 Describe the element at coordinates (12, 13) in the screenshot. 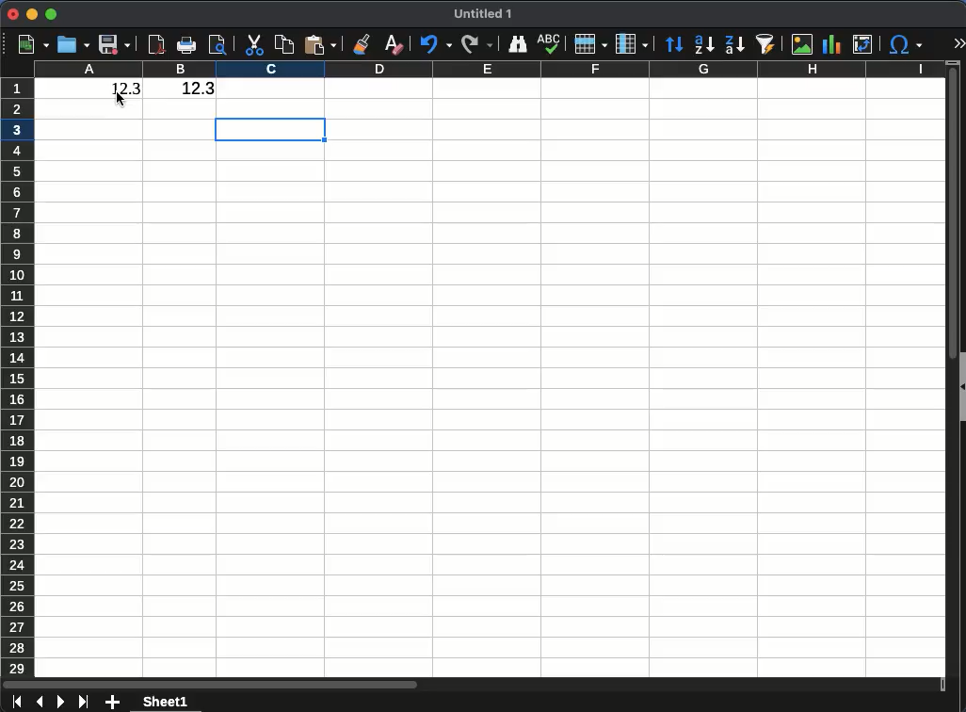

I see `close` at that location.